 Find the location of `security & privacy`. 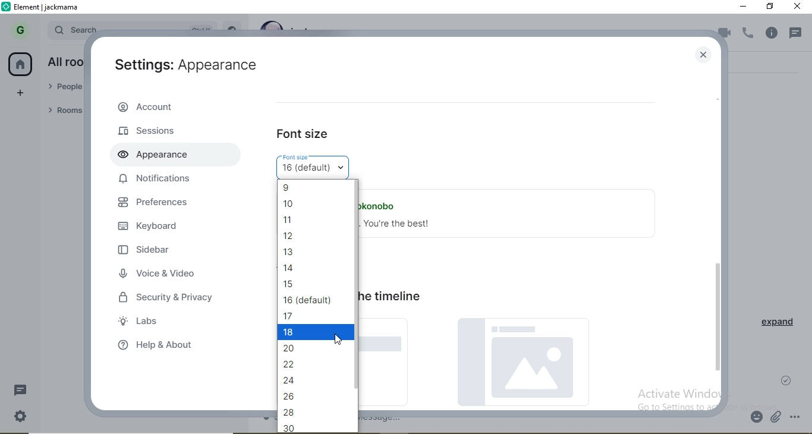

security & privacy is located at coordinates (170, 295).